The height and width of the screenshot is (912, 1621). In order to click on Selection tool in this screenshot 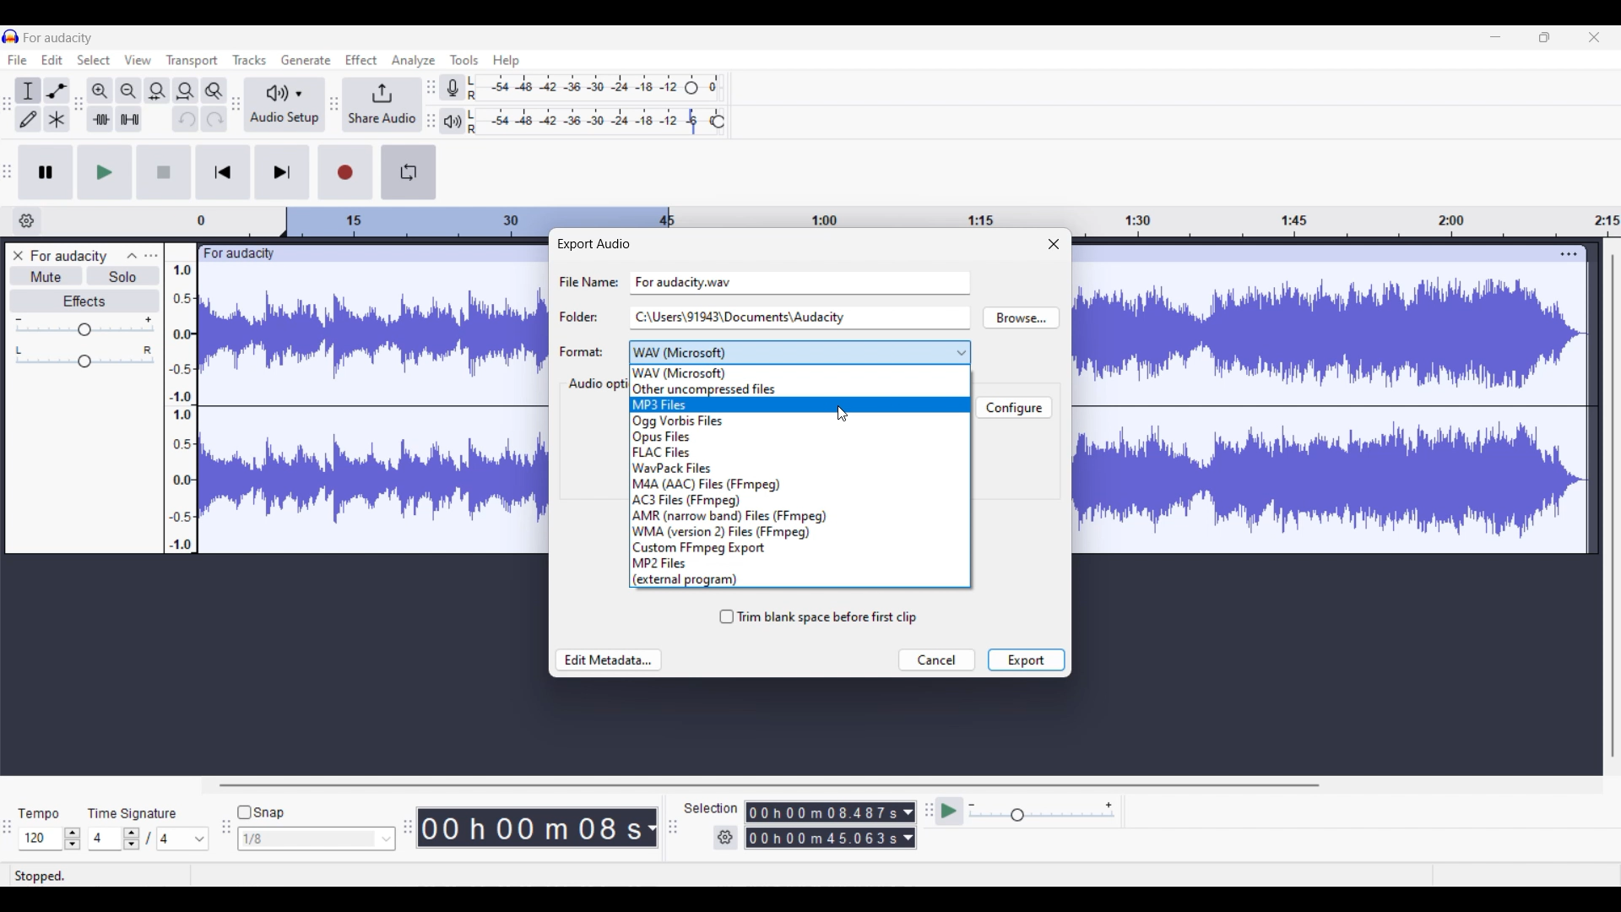, I will do `click(27, 92)`.